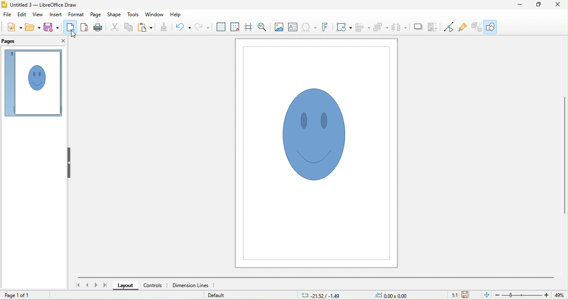 The height and width of the screenshot is (300, 568). I want to click on minimize, so click(520, 5).